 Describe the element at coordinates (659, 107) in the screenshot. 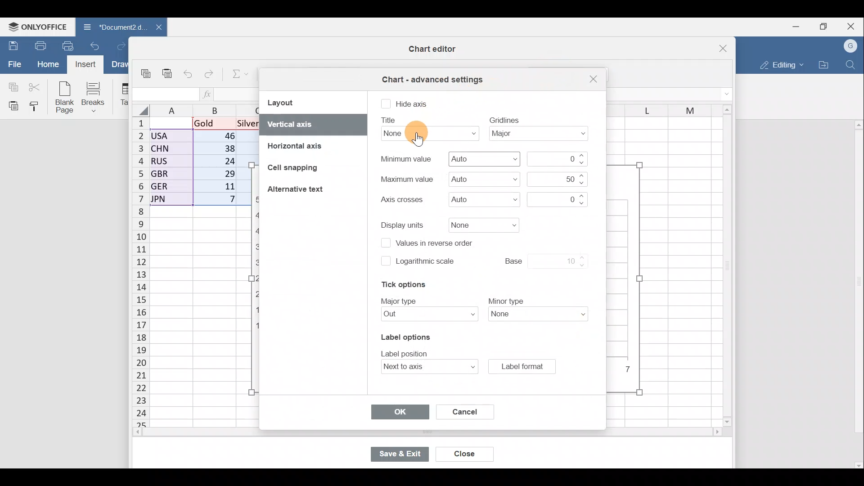

I see `Columns` at that location.